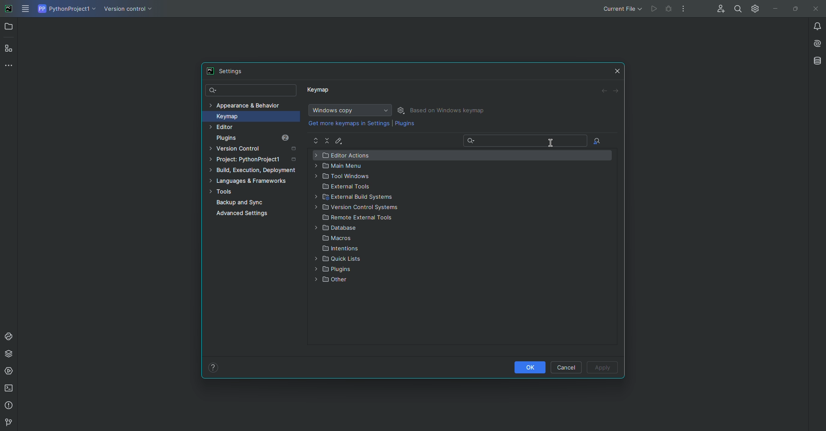 Image resolution: width=826 pixels, height=431 pixels. I want to click on More Tools, so click(11, 65).